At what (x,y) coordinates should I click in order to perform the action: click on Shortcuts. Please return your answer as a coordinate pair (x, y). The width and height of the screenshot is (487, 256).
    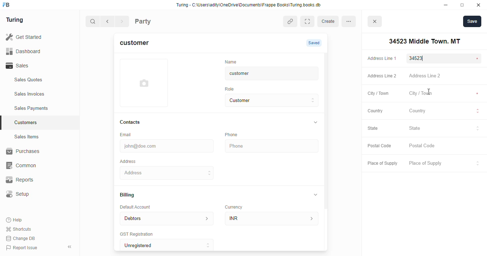
    Looking at the image, I should click on (21, 229).